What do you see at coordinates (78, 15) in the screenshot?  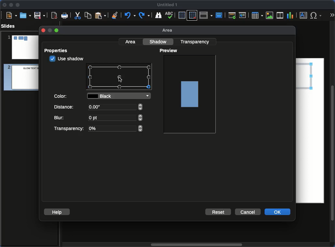 I see `Cut` at bounding box center [78, 15].